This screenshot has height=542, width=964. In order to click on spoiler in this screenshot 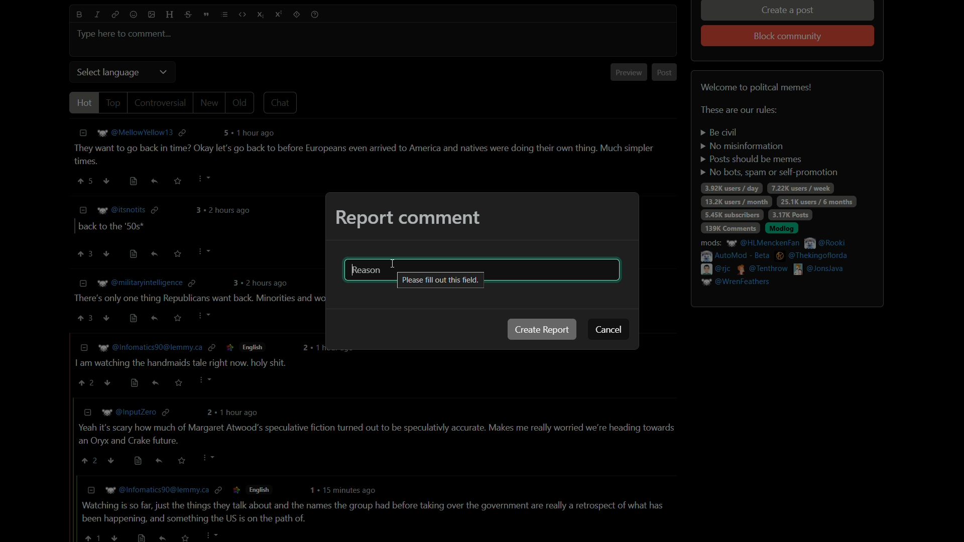, I will do `click(297, 15)`.